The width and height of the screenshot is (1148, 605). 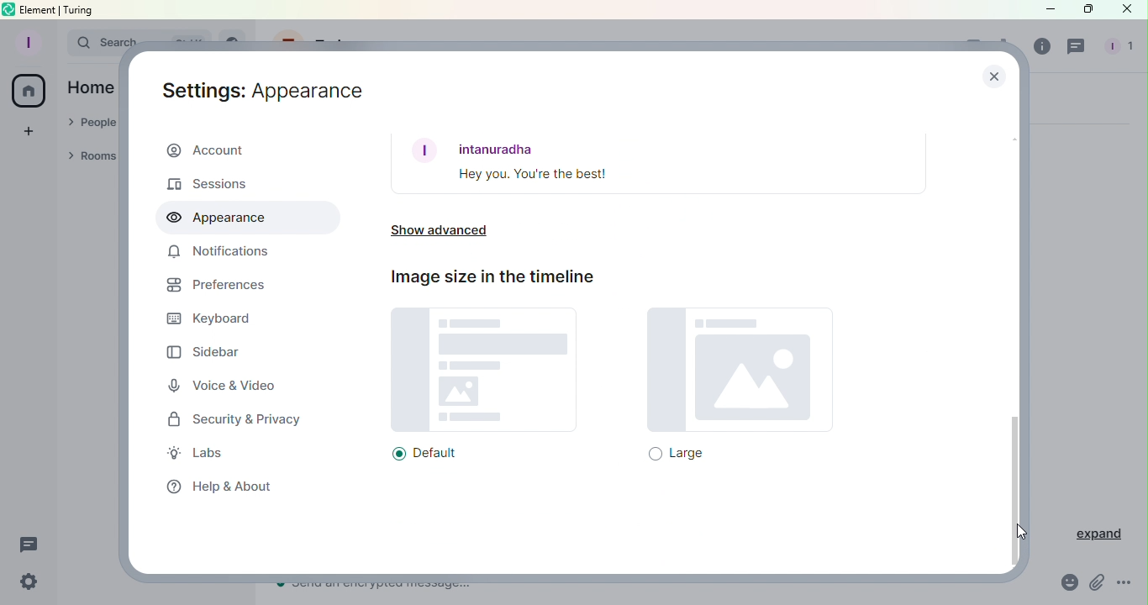 What do you see at coordinates (244, 218) in the screenshot?
I see `Appearance` at bounding box center [244, 218].